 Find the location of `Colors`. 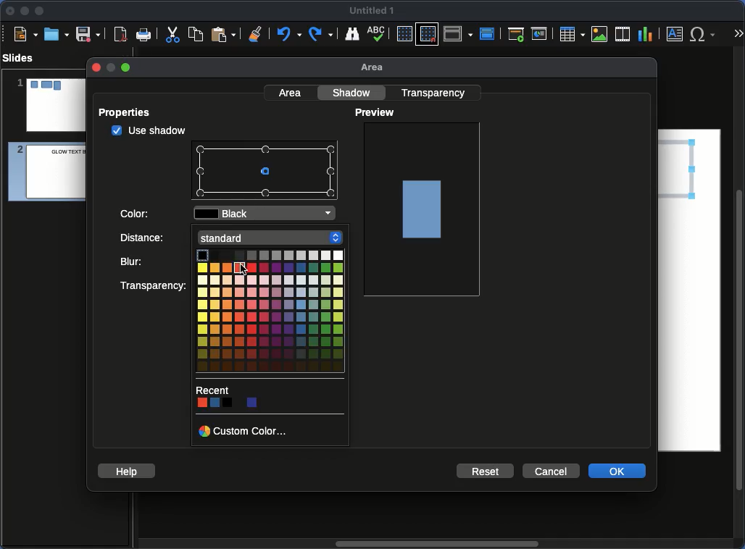

Colors is located at coordinates (230, 403).